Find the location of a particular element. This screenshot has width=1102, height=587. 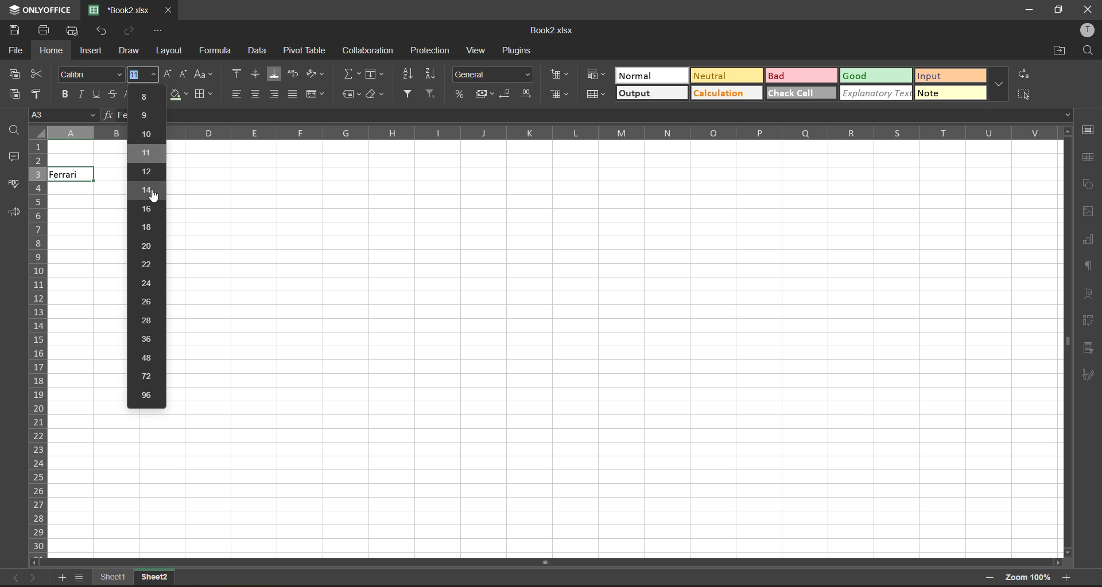

14 is located at coordinates (149, 191).